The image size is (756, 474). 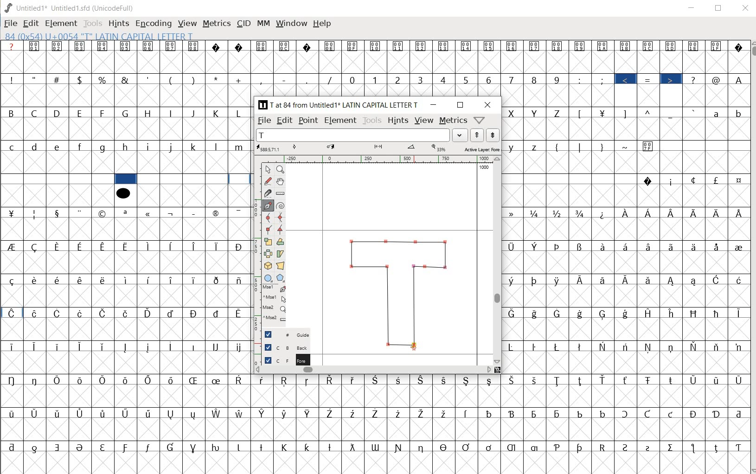 I want to click on tools, so click(x=93, y=23).